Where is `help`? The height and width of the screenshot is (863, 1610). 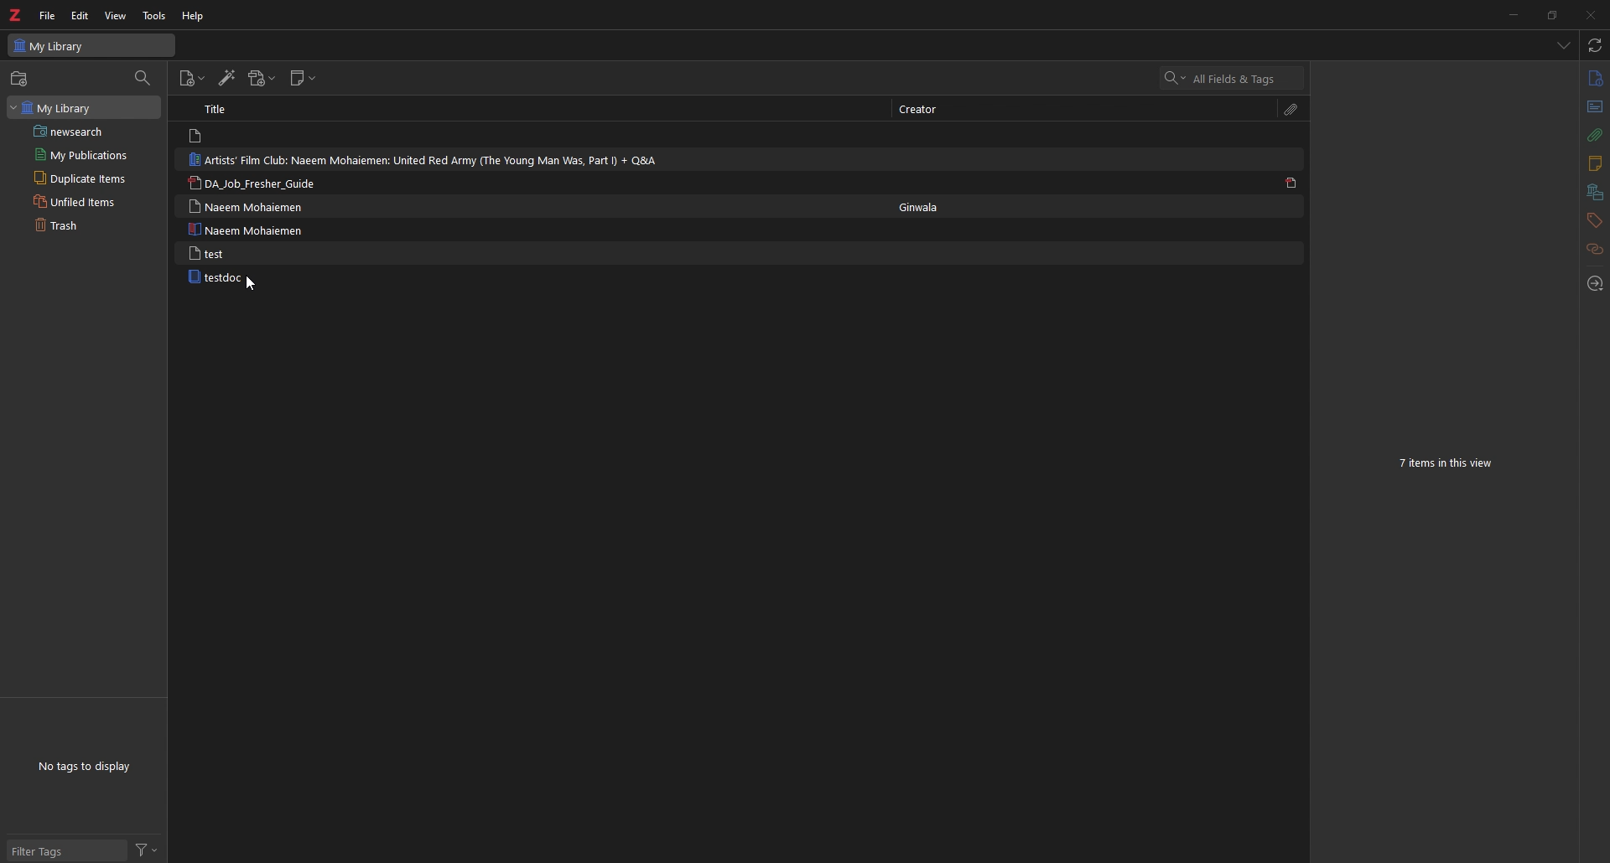
help is located at coordinates (195, 15).